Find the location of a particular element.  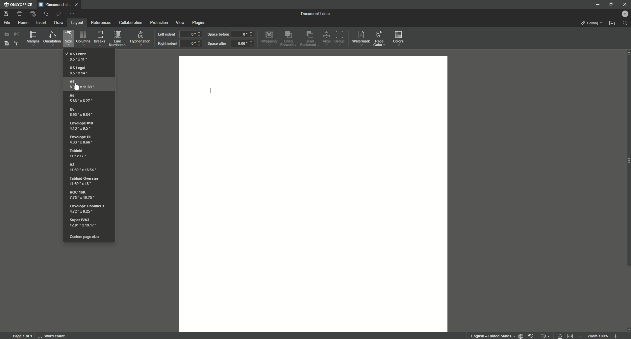

Choose styles is located at coordinates (17, 44).